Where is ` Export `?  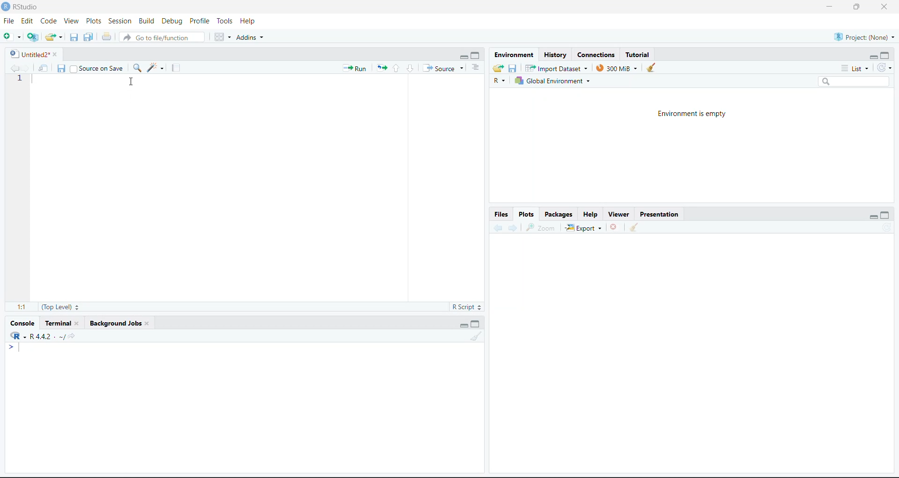
 Export  is located at coordinates (582, 227).